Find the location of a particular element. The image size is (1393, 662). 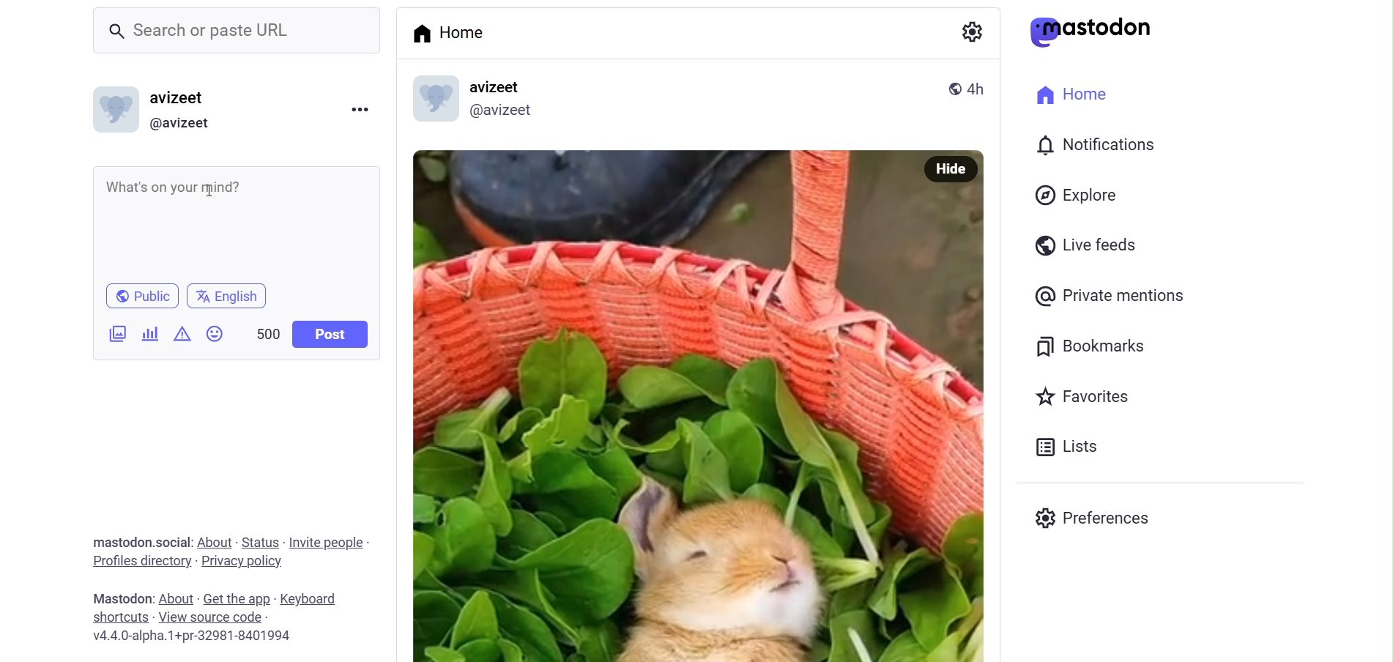

Menu is located at coordinates (363, 109).